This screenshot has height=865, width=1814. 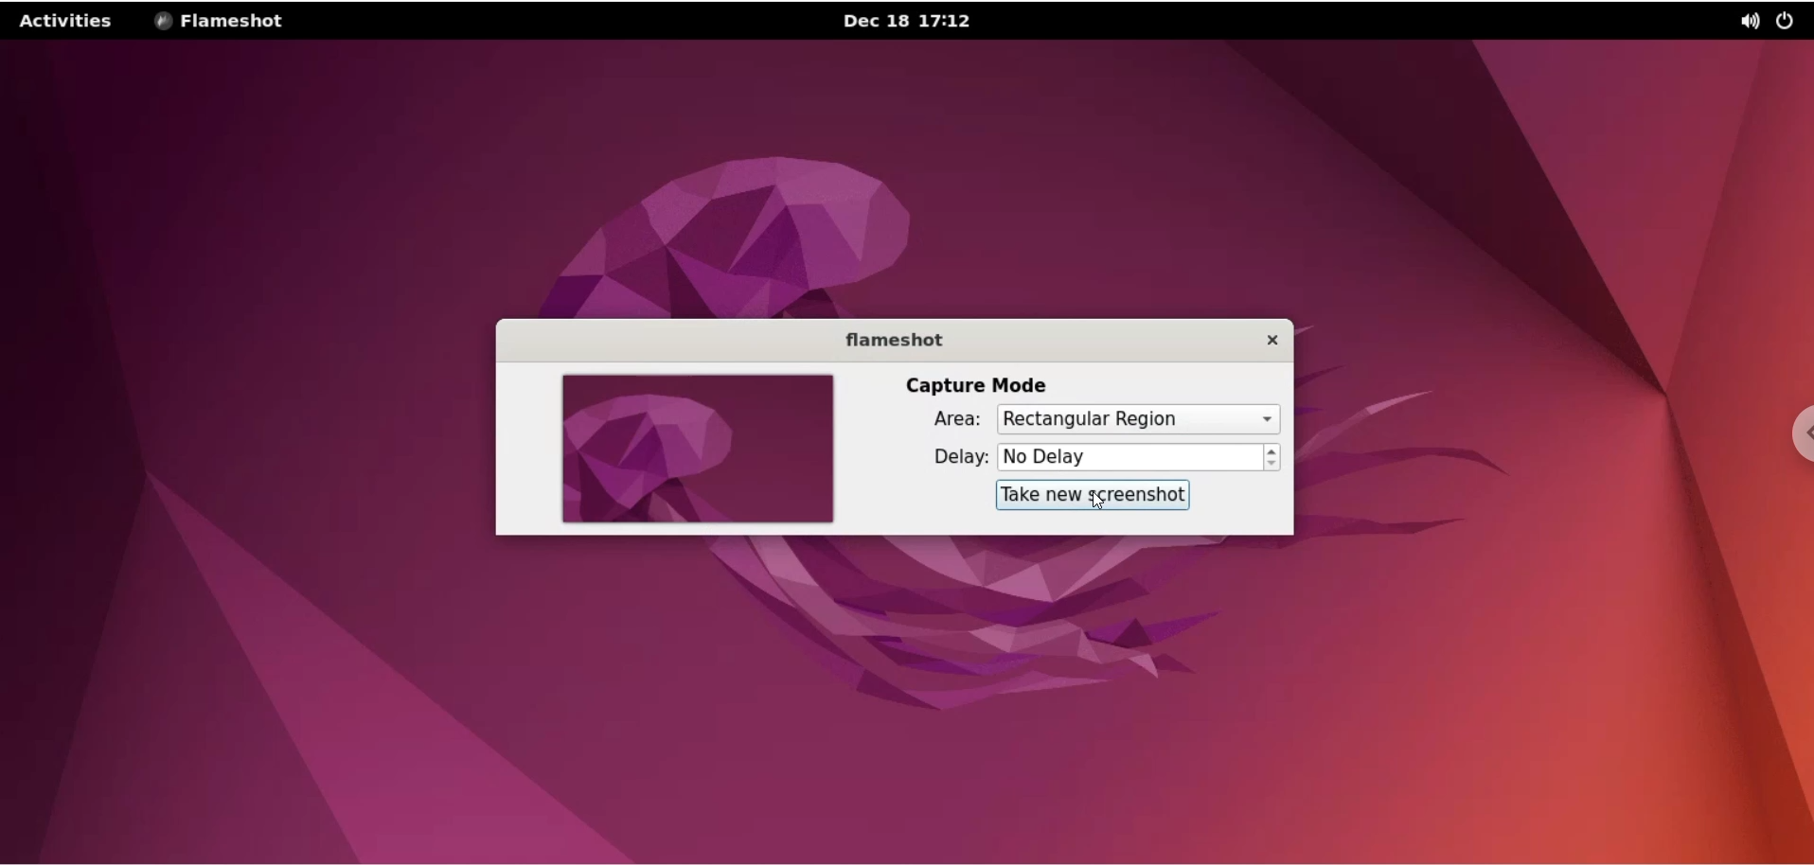 I want to click on capture model label, so click(x=974, y=385).